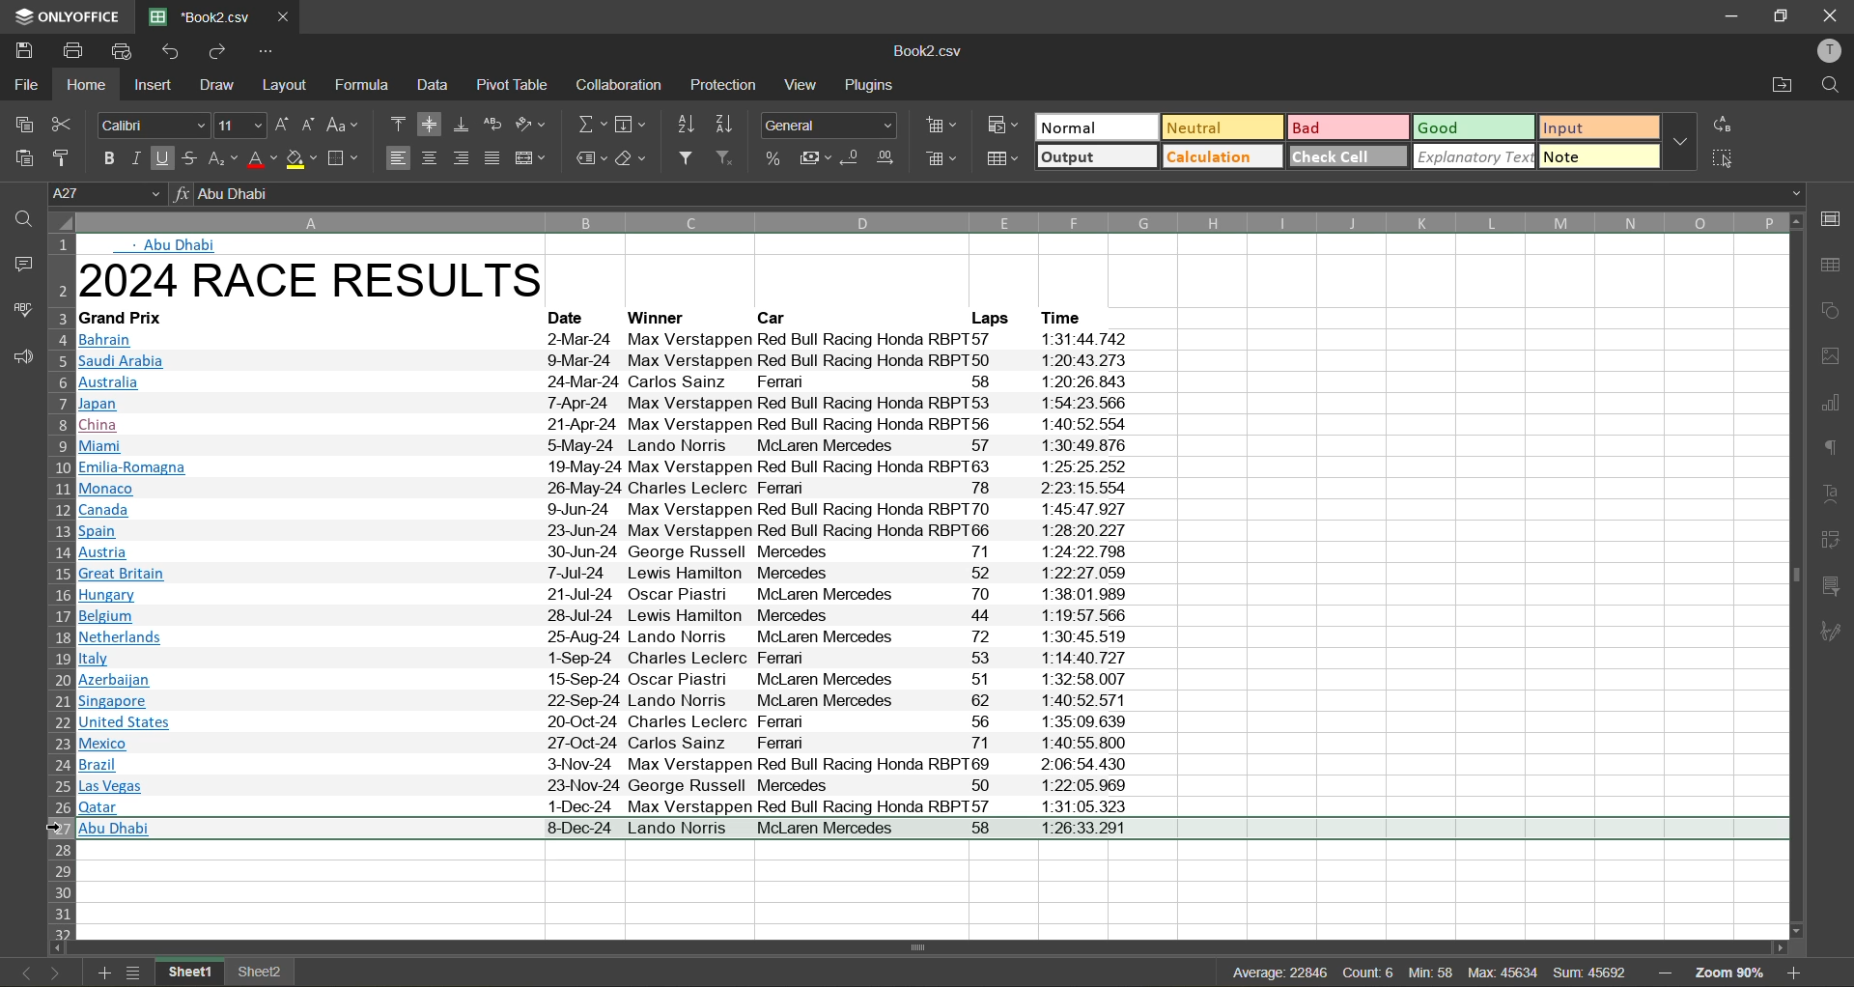  What do you see at coordinates (267, 52) in the screenshot?
I see `options` at bounding box center [267, 52].